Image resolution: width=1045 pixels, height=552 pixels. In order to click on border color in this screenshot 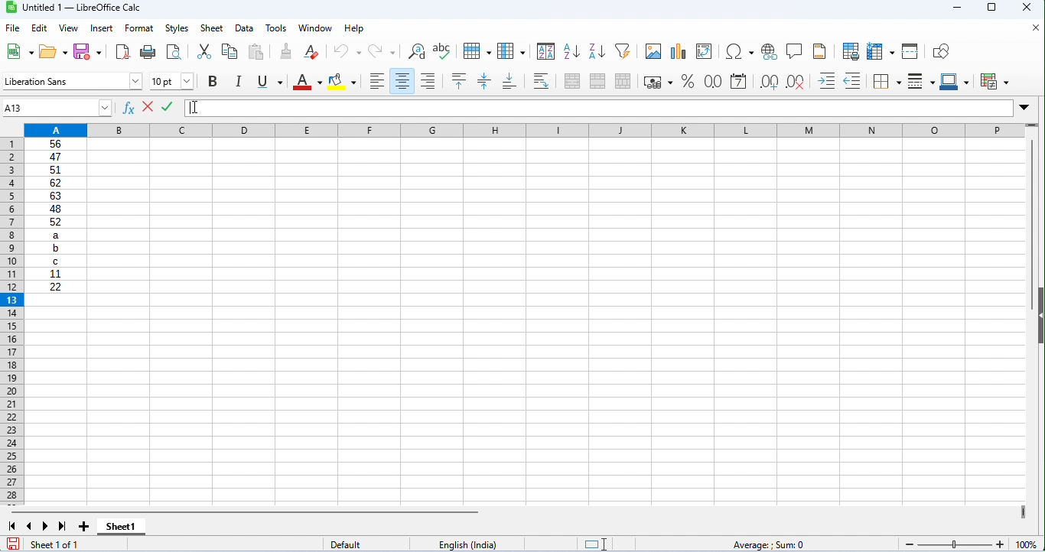, I will do `click(954, 81)`.